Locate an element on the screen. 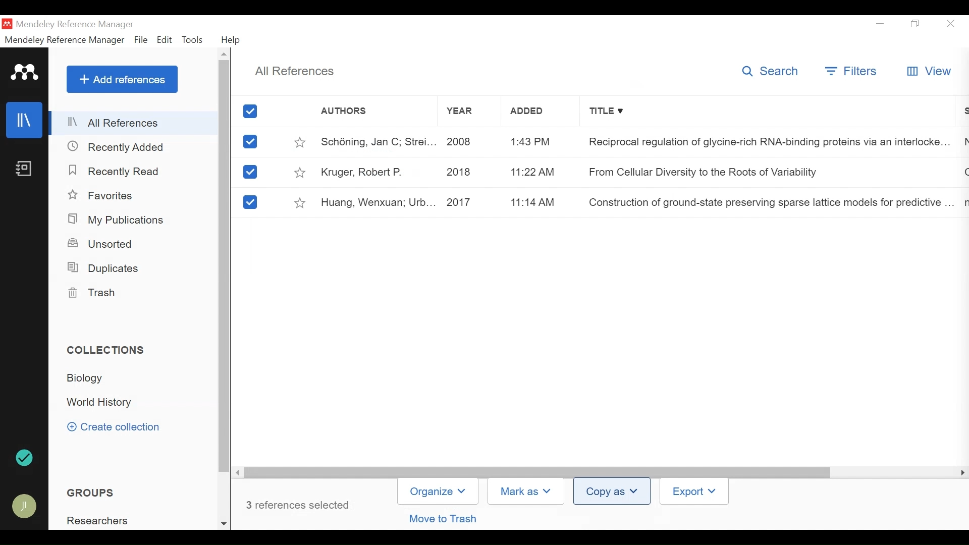 The image size is (969, 545). Scroll Right is located at coordinates (960, 473).